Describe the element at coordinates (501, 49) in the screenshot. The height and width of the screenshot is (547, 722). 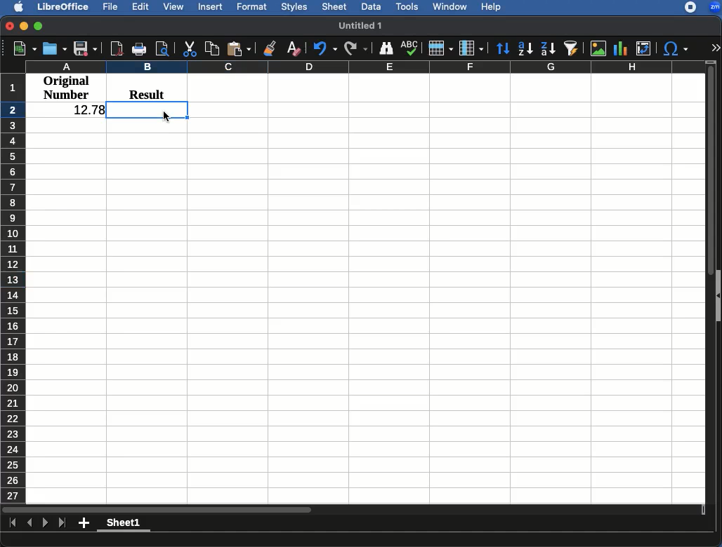
I see `Sort` at that location.